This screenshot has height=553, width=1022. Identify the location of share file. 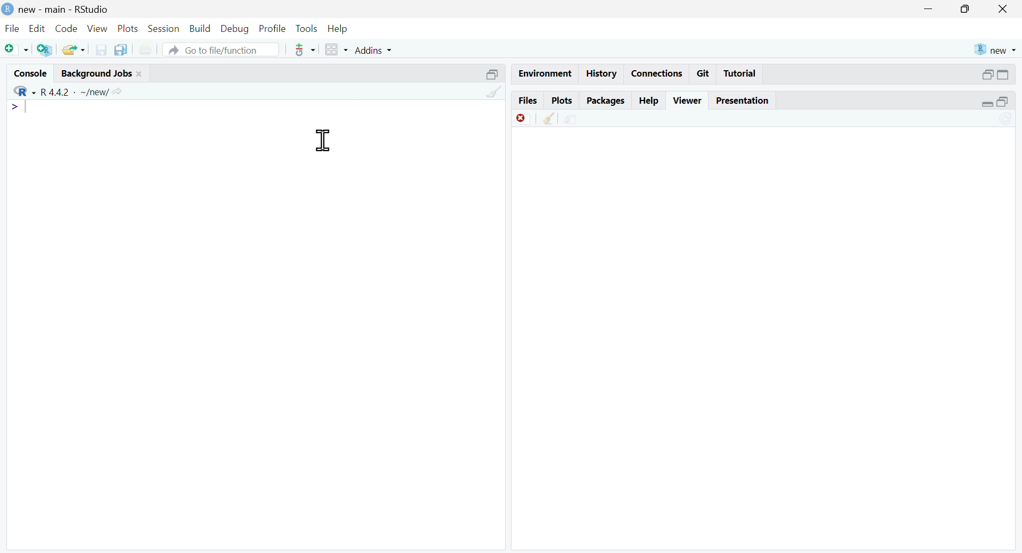
(571, 119).